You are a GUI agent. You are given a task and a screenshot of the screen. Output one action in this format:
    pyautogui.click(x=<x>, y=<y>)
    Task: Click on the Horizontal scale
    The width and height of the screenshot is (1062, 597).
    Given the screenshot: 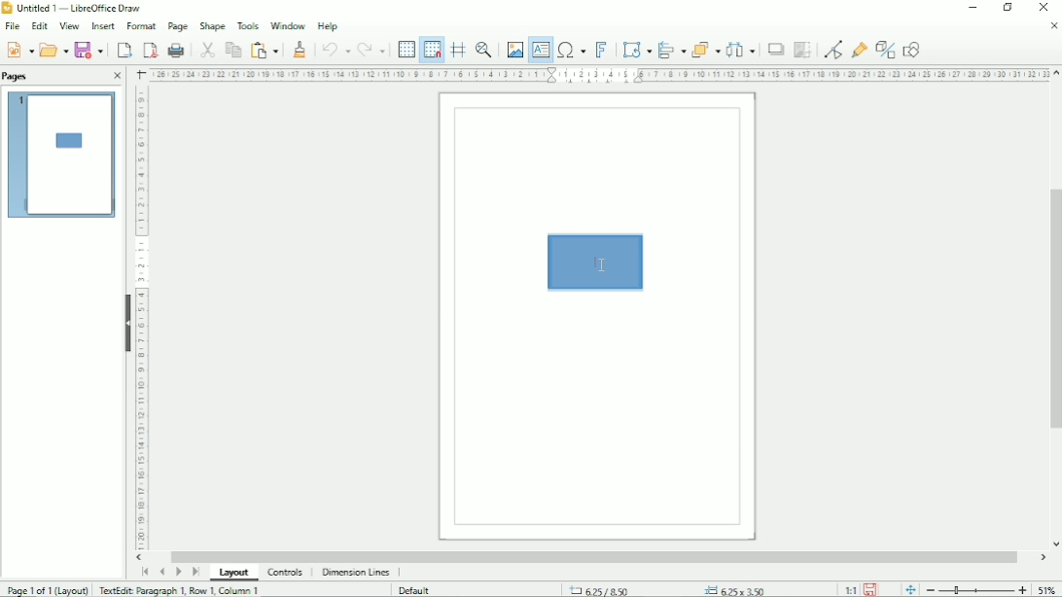 What is the action you would take?
    pyautogui.click(x=141, y=320)
    